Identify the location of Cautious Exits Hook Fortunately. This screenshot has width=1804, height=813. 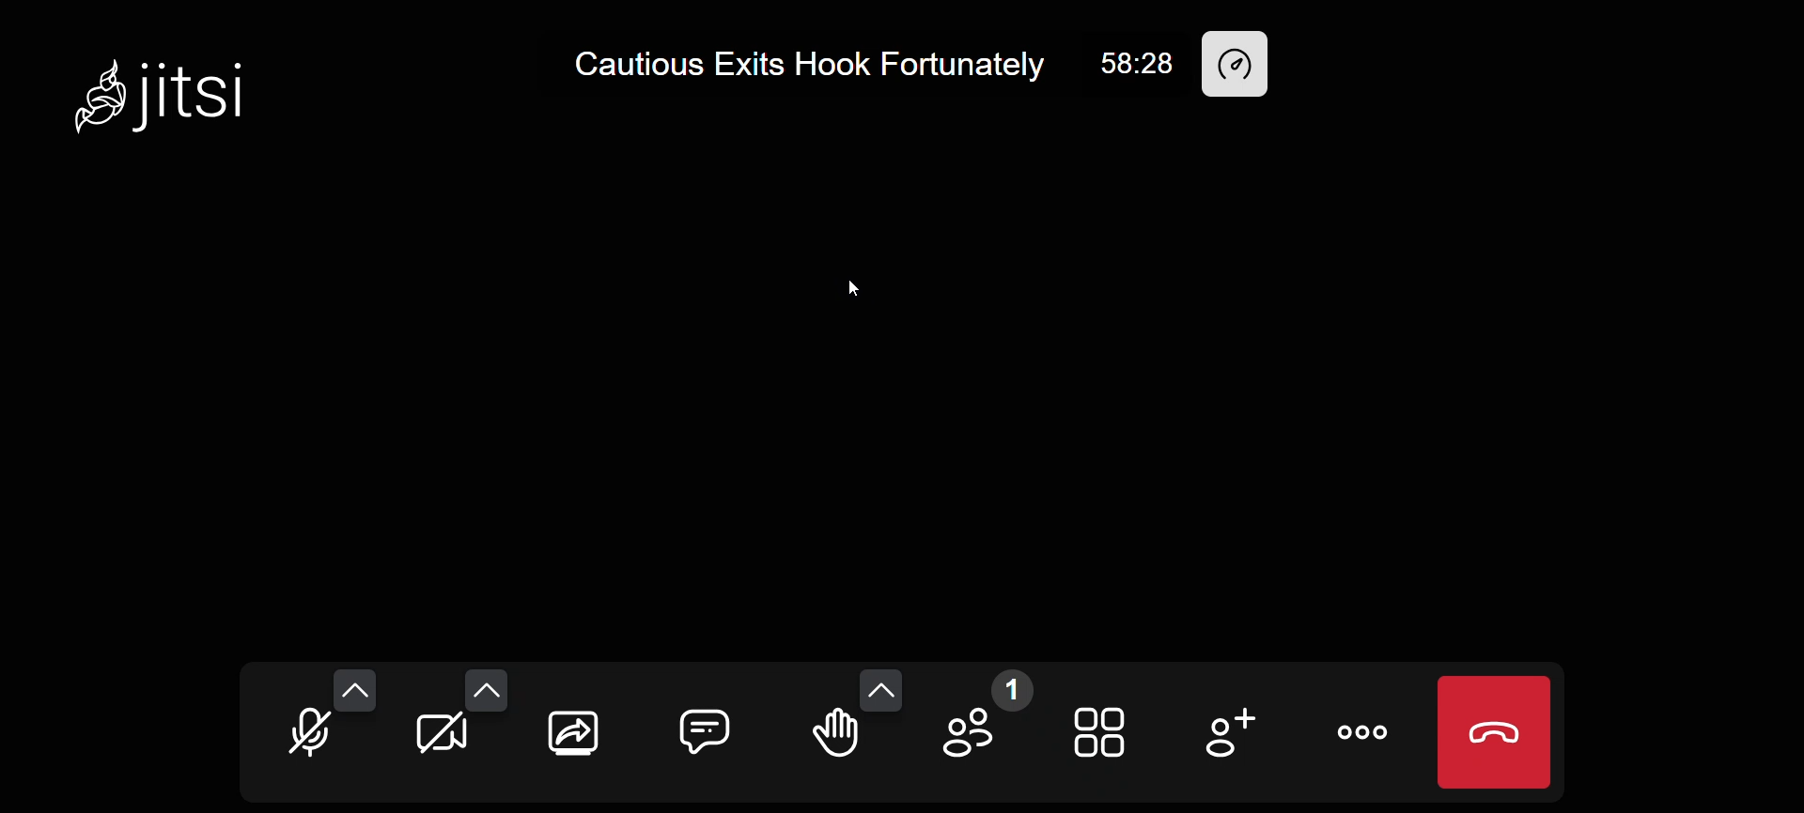
(814, 65).